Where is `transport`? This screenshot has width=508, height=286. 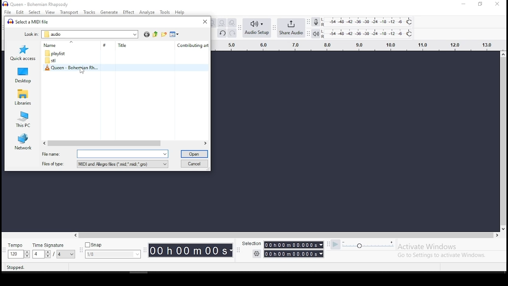
transport is located at coordinates (69, 12).